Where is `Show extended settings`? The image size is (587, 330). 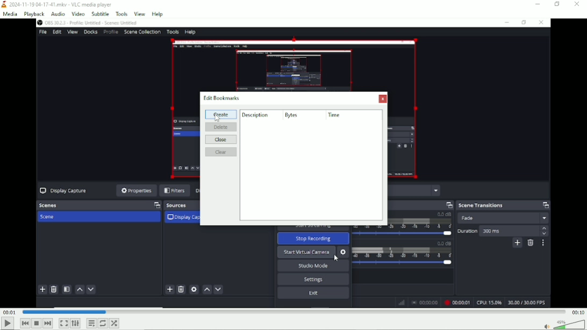
Show extended settings is located at coordinates (76, 324).